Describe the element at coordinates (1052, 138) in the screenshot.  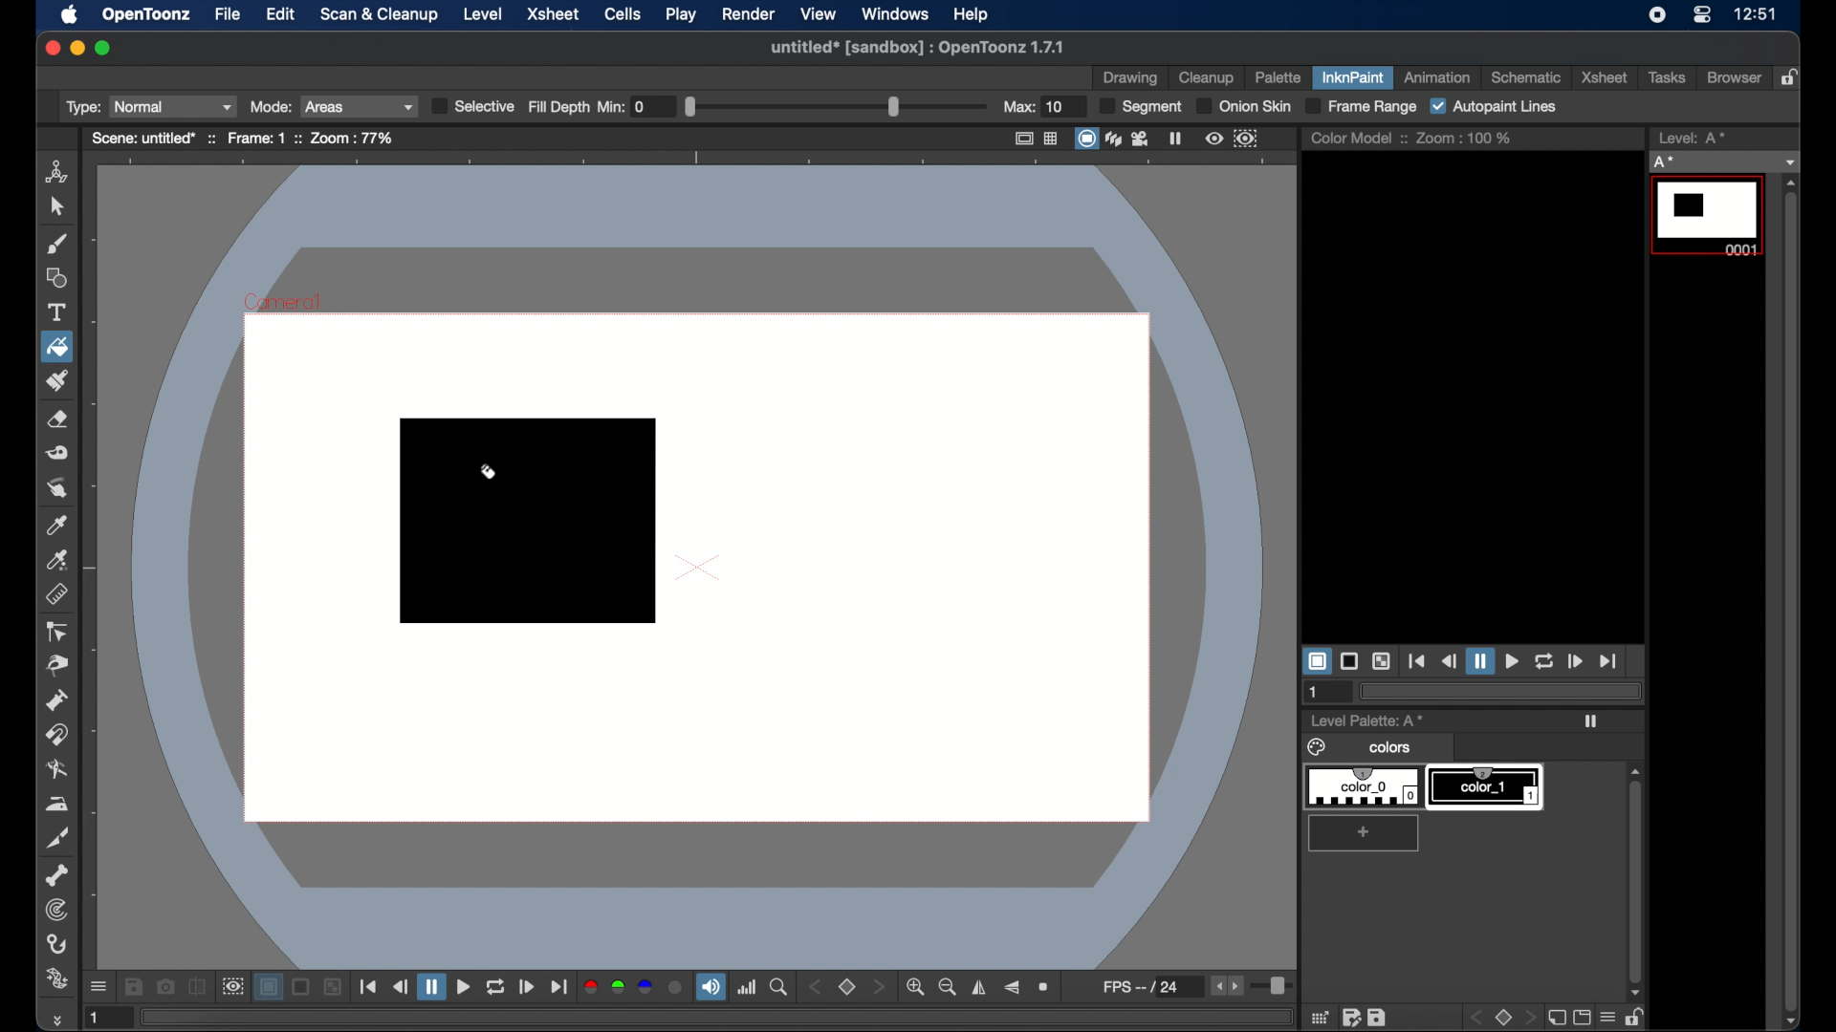
I see `field guide` at that location.